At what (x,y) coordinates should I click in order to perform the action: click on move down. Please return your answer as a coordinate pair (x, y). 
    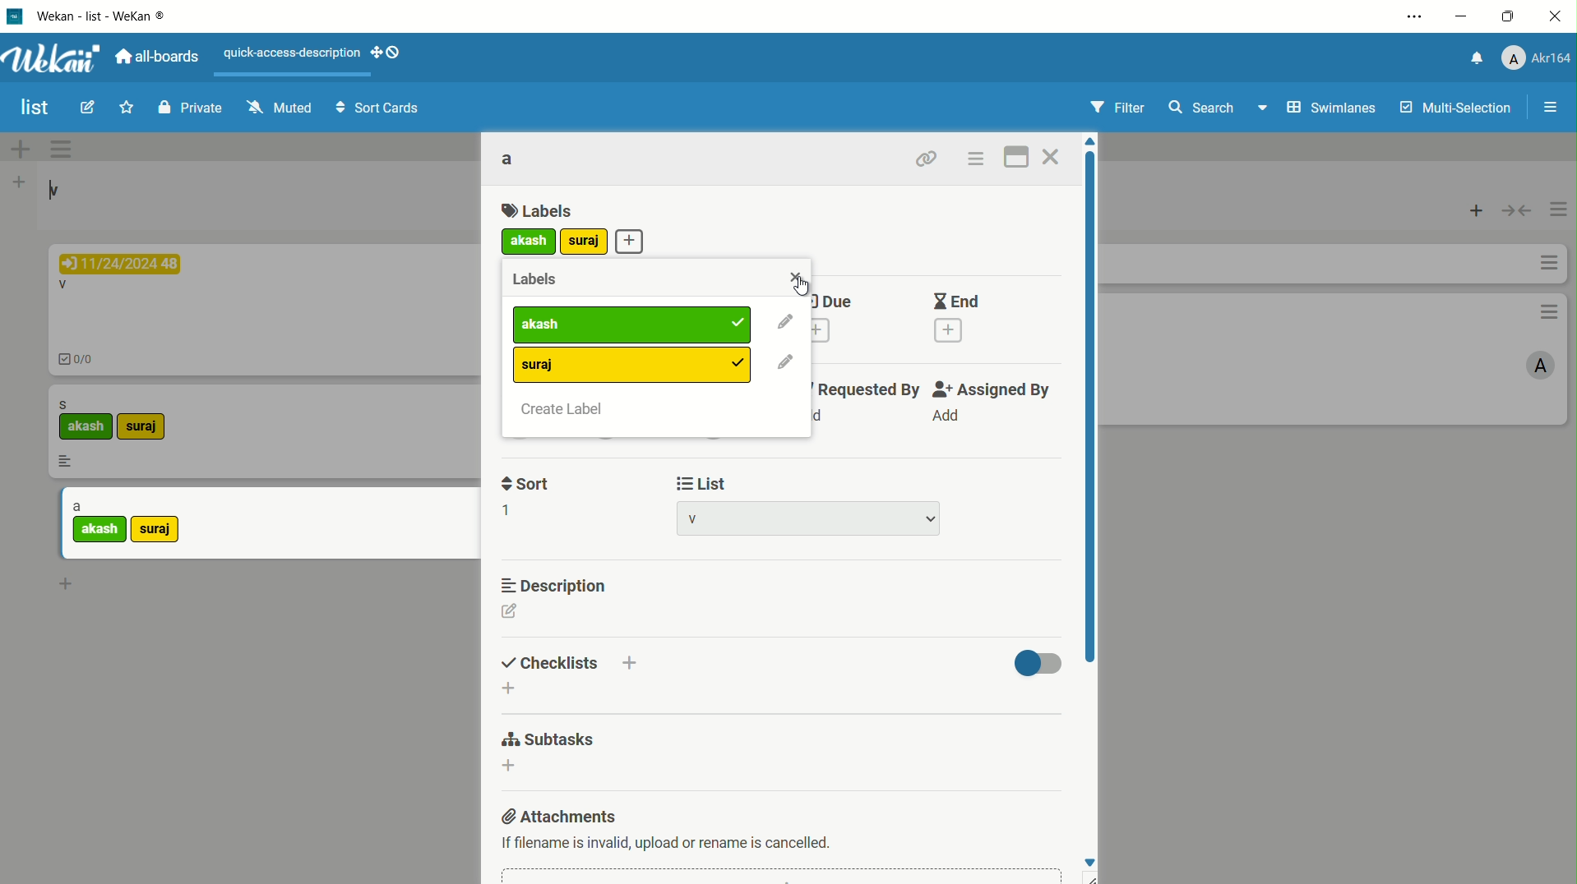
    Looking at the image, I should click on (1089, 859).